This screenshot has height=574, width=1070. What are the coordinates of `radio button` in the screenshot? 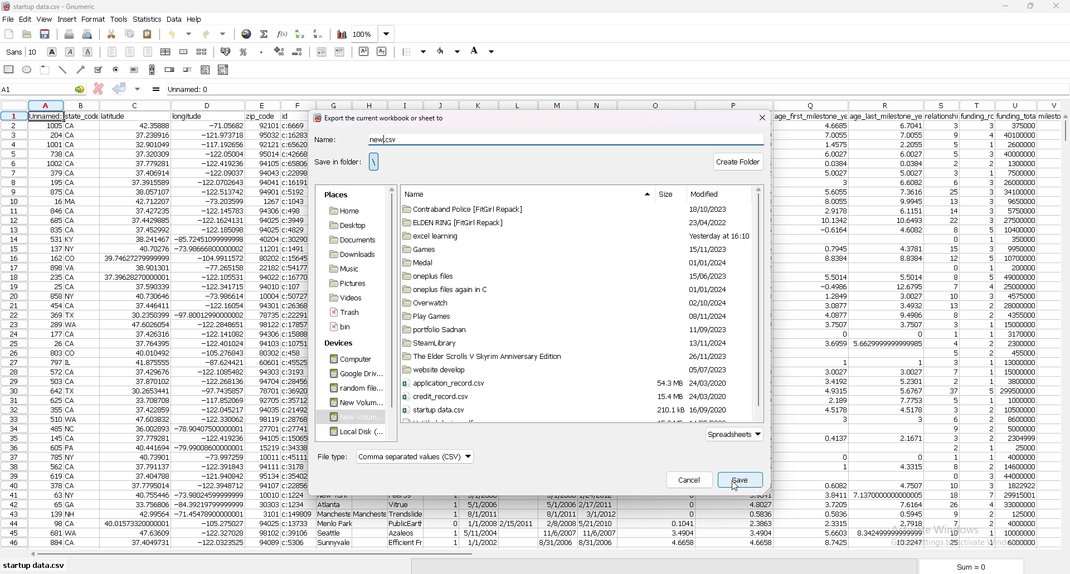 It's located at (117, 70).